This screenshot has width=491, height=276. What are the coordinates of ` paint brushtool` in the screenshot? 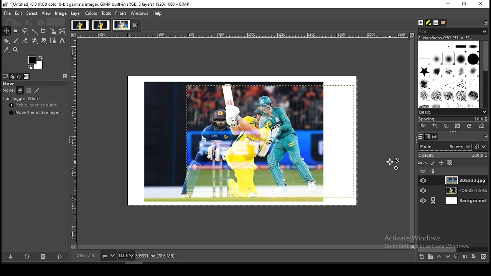 It's located at (16, 40).